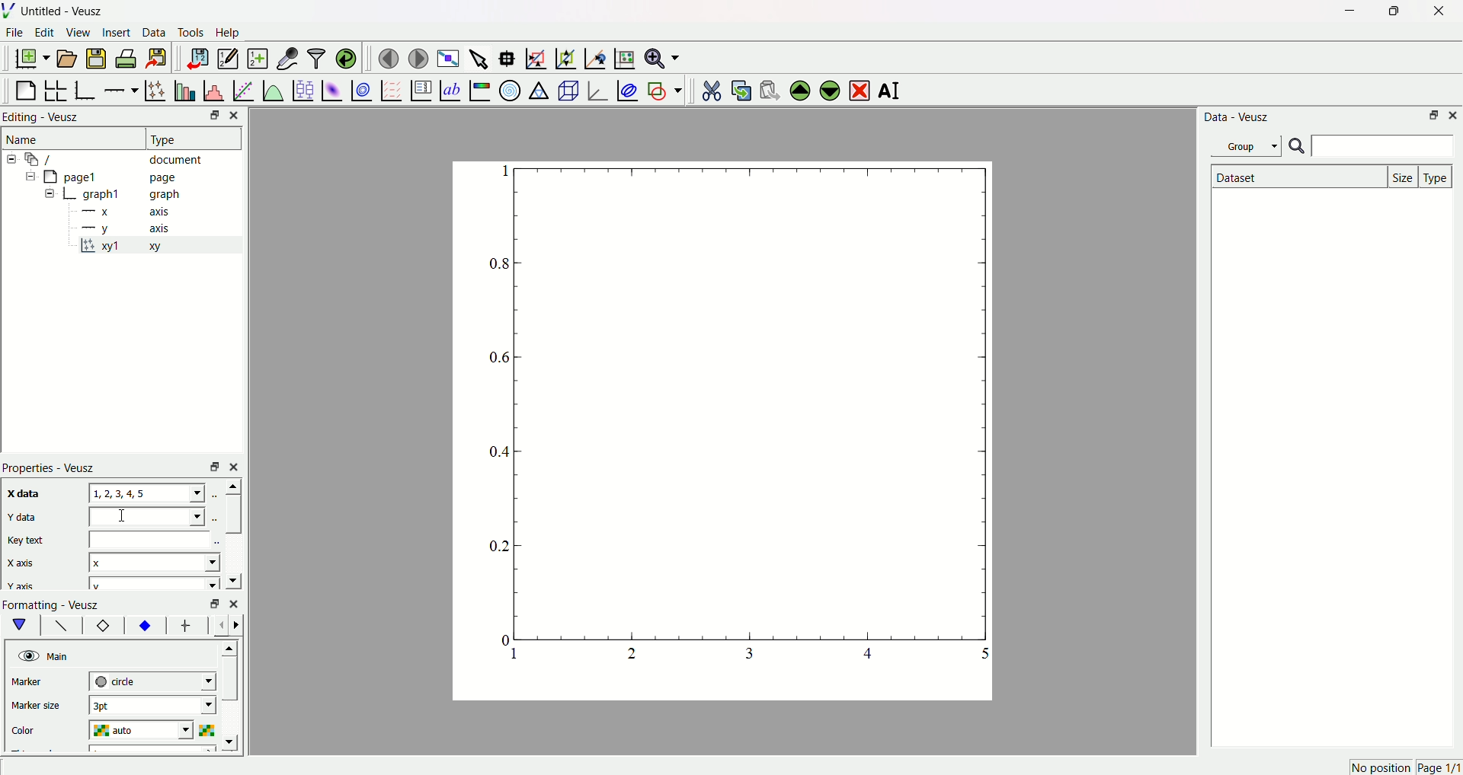 This screenshot has width=1463, height=775. Describe the element at coordinates (155, 561) in the screenshot. I see `x` at that location.